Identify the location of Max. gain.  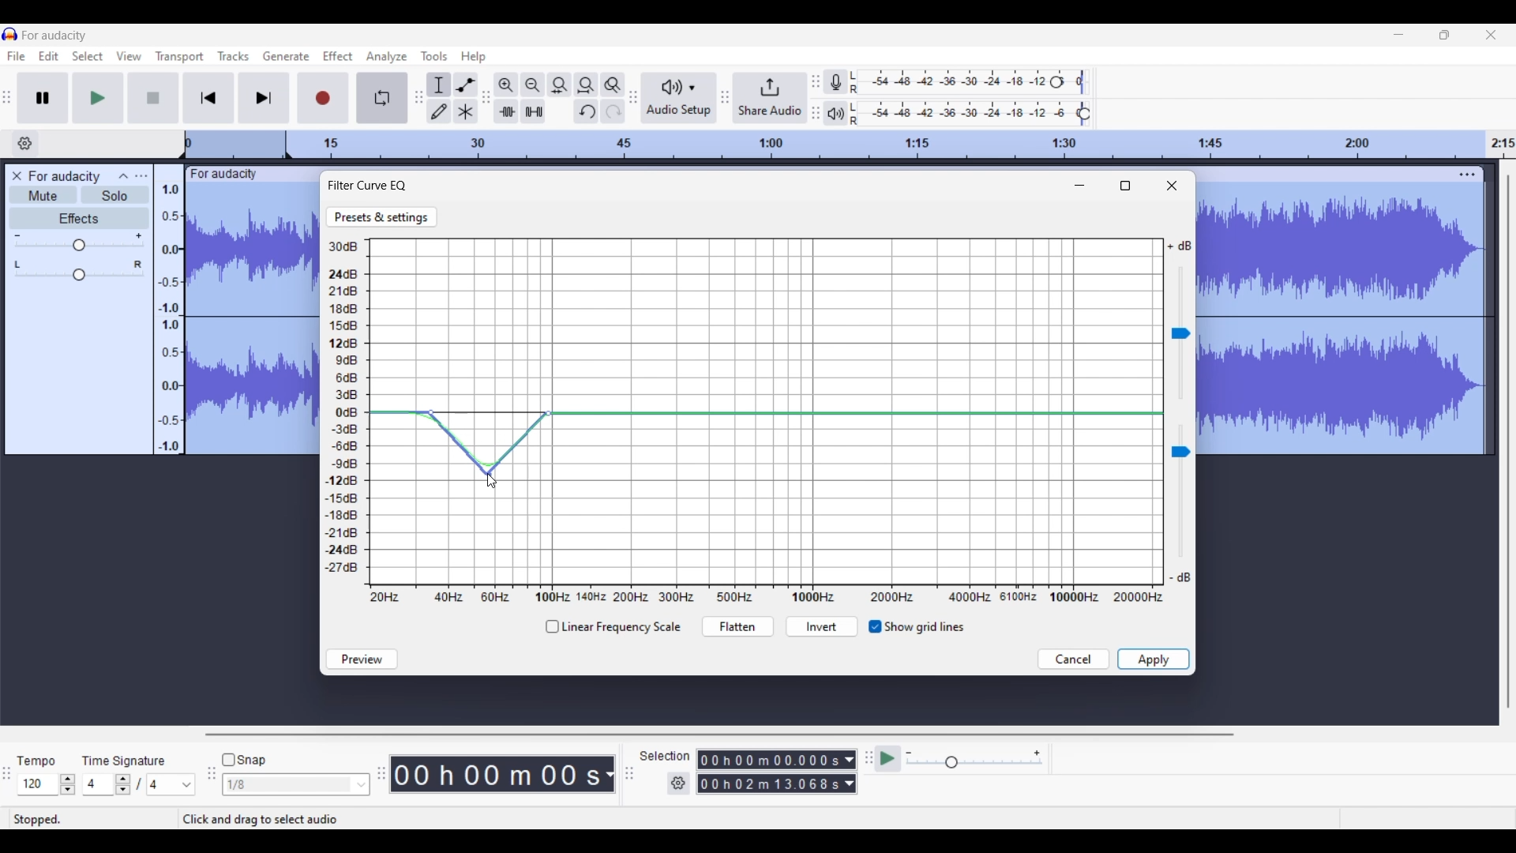
(139, 236).